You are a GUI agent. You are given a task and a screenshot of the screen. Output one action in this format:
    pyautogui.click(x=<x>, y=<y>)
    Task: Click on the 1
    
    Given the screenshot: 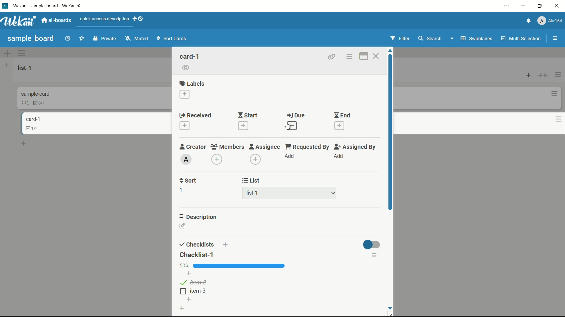 What is the action you would take?
    pyautogui.click(x=180, y=190)
    